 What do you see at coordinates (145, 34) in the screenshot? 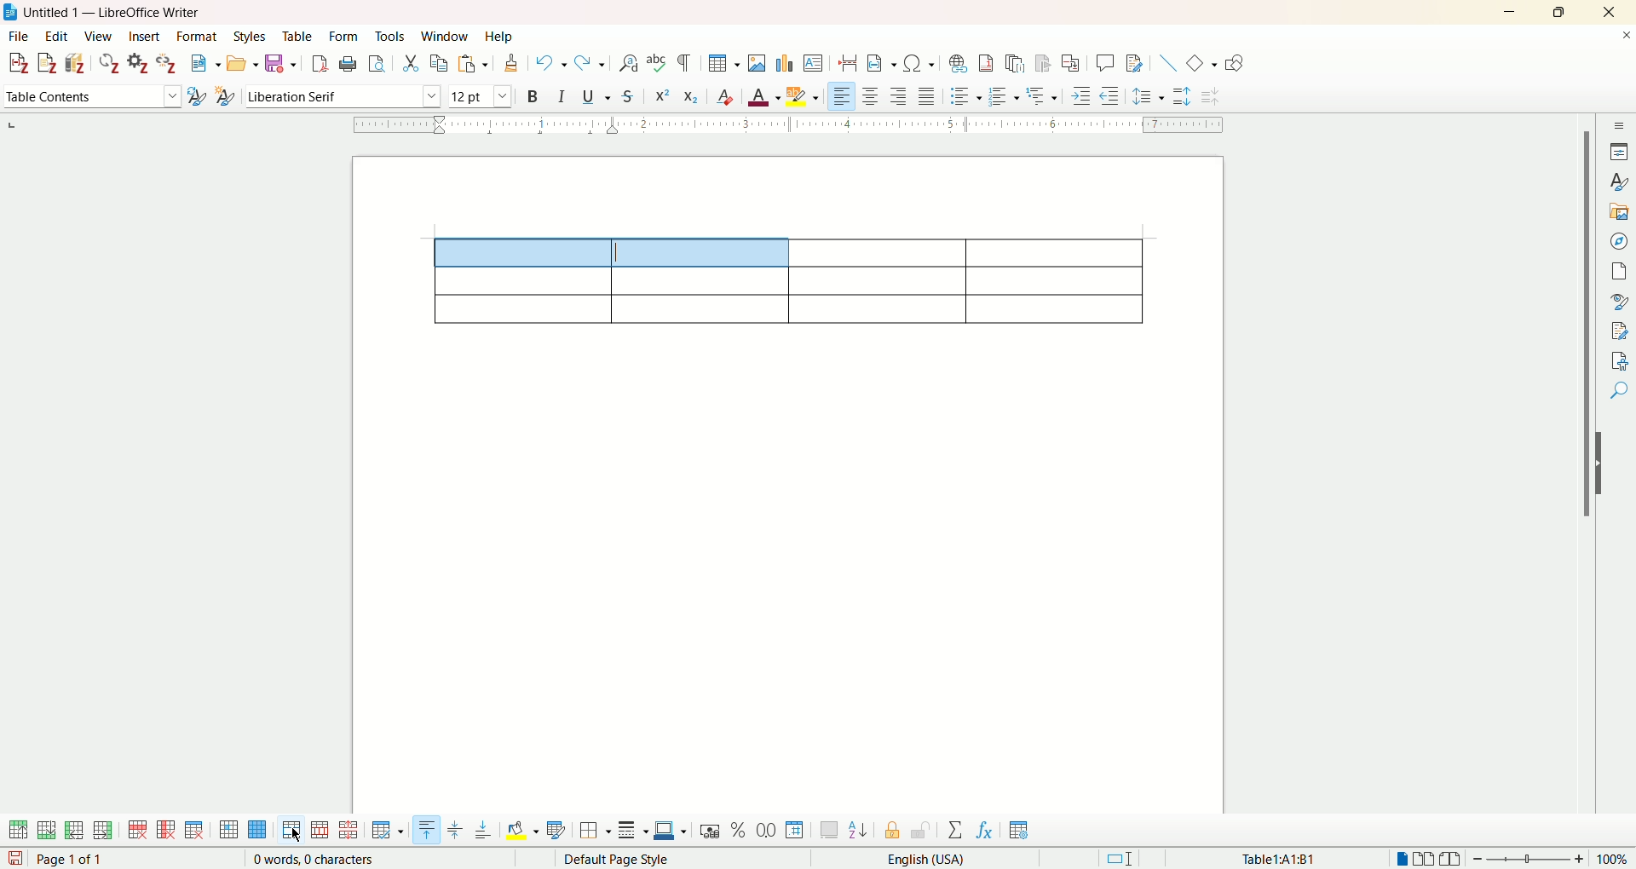
I see `insert` at bounding box center [145, 34].